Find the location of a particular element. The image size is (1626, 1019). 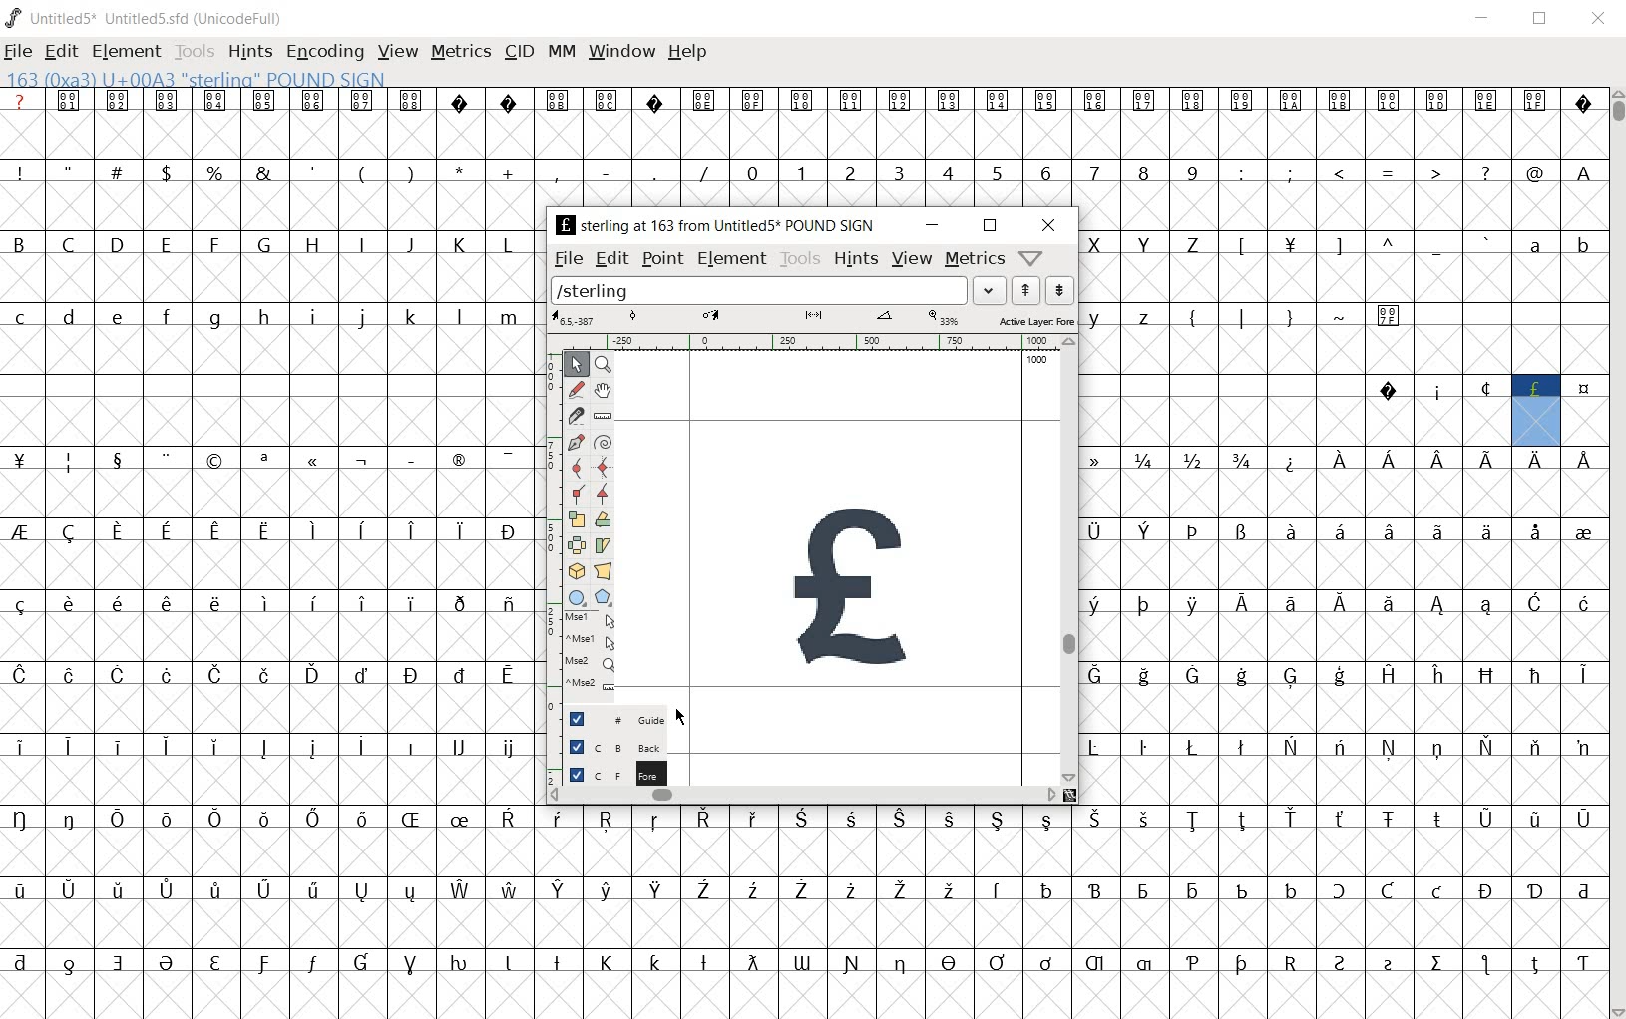

file is located at coordinates (21, 51).